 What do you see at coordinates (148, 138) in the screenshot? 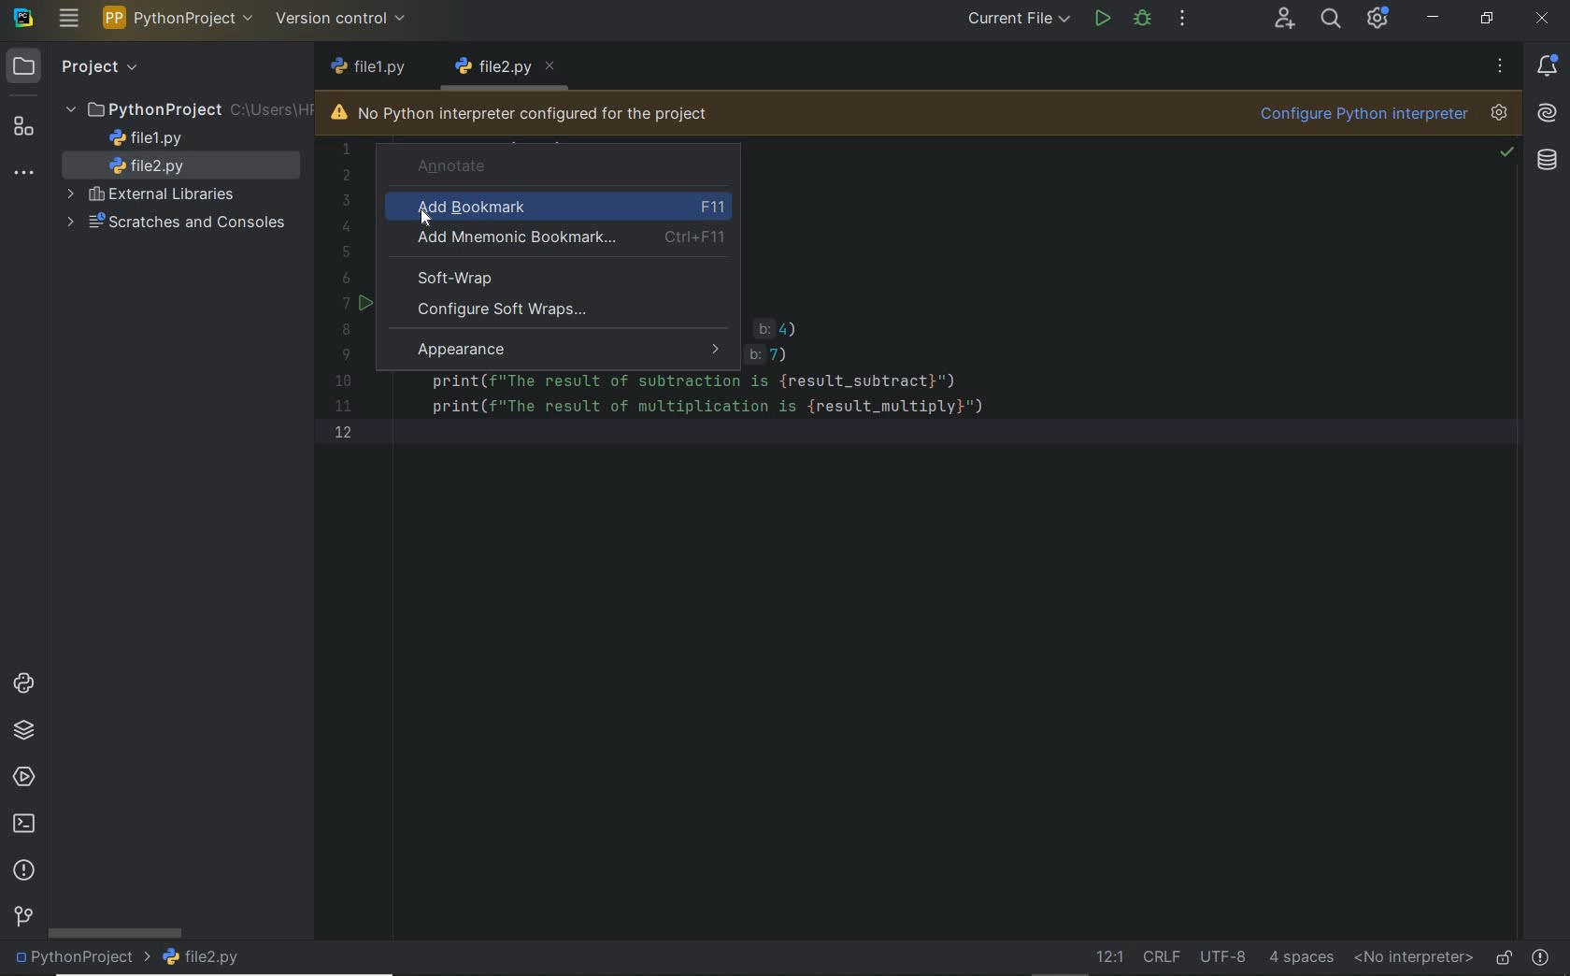
I see `file name 1` at bounding box center [148, 138].